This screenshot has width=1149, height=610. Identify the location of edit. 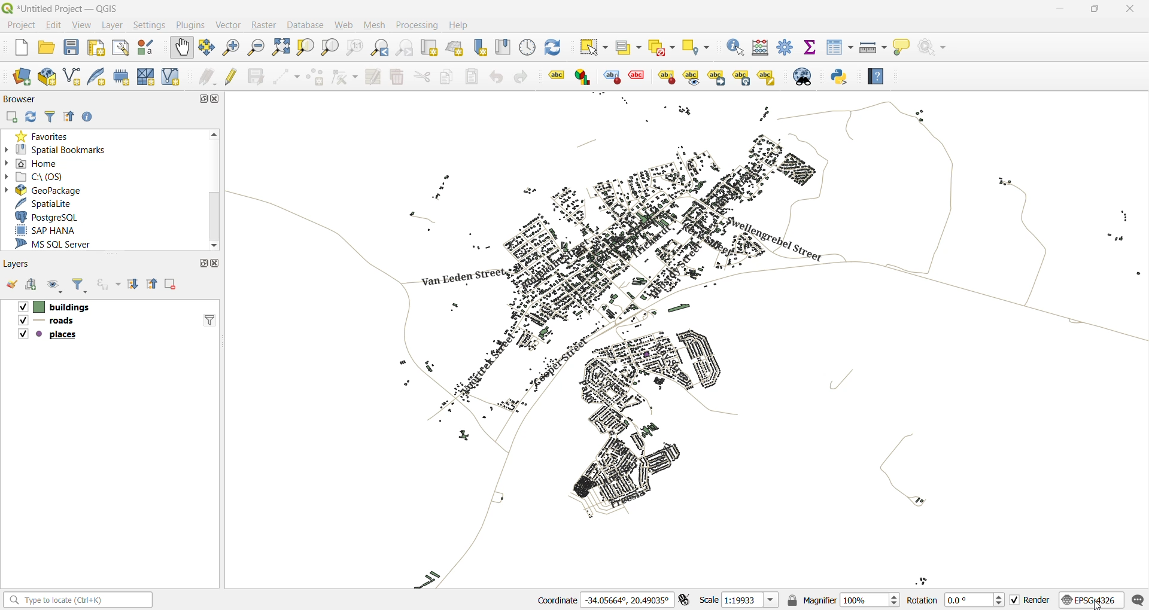
(54, 25).